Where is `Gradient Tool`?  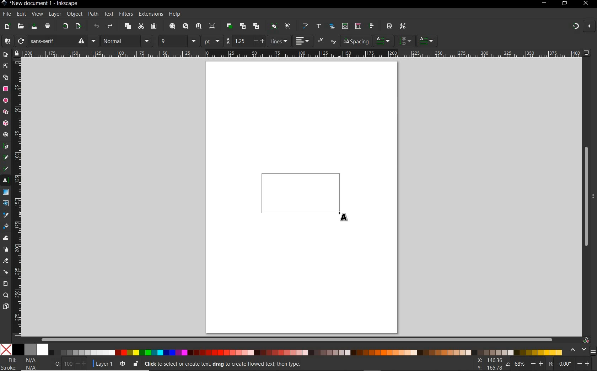 Gradient Tool is located at coordinates (6, 192).